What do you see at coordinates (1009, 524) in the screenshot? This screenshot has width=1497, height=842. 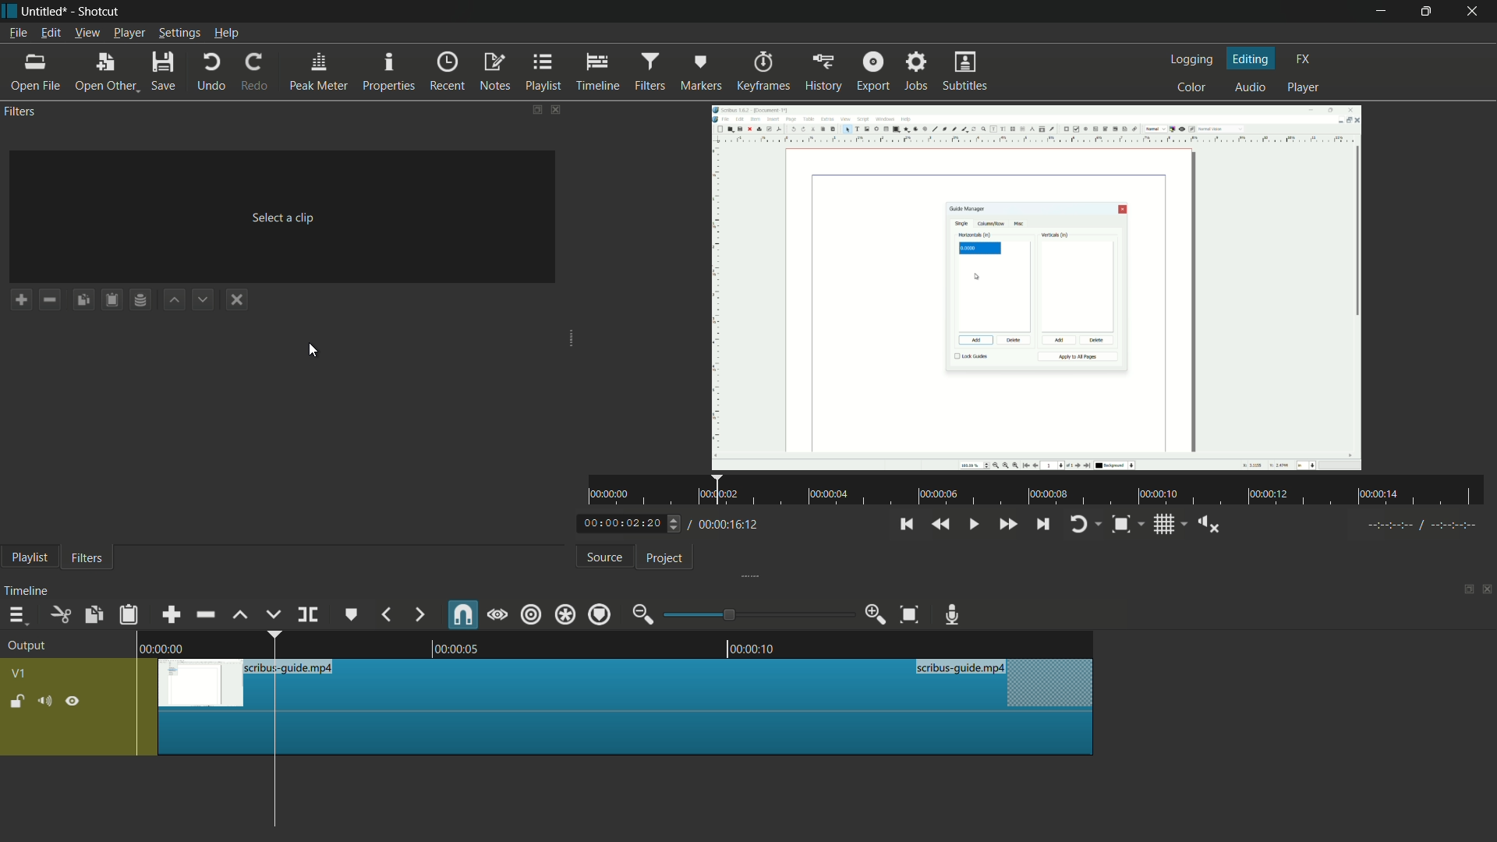 I see `quickly play forward` at bounding box center [1009, 524].